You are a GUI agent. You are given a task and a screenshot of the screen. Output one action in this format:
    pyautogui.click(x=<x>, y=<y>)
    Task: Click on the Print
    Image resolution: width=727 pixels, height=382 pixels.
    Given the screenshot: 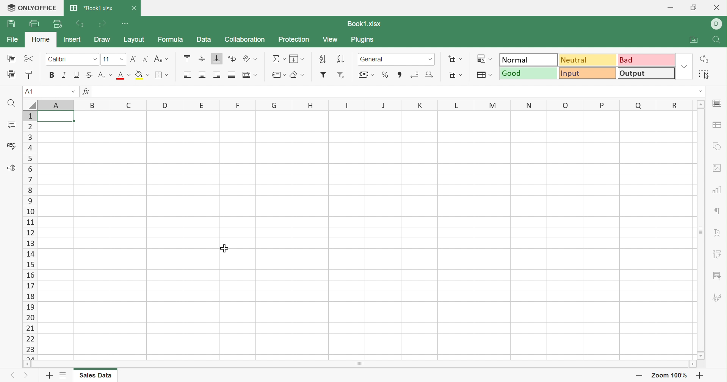 What is the action you would take?
    pyautogui.click(x=34, y=23)
    